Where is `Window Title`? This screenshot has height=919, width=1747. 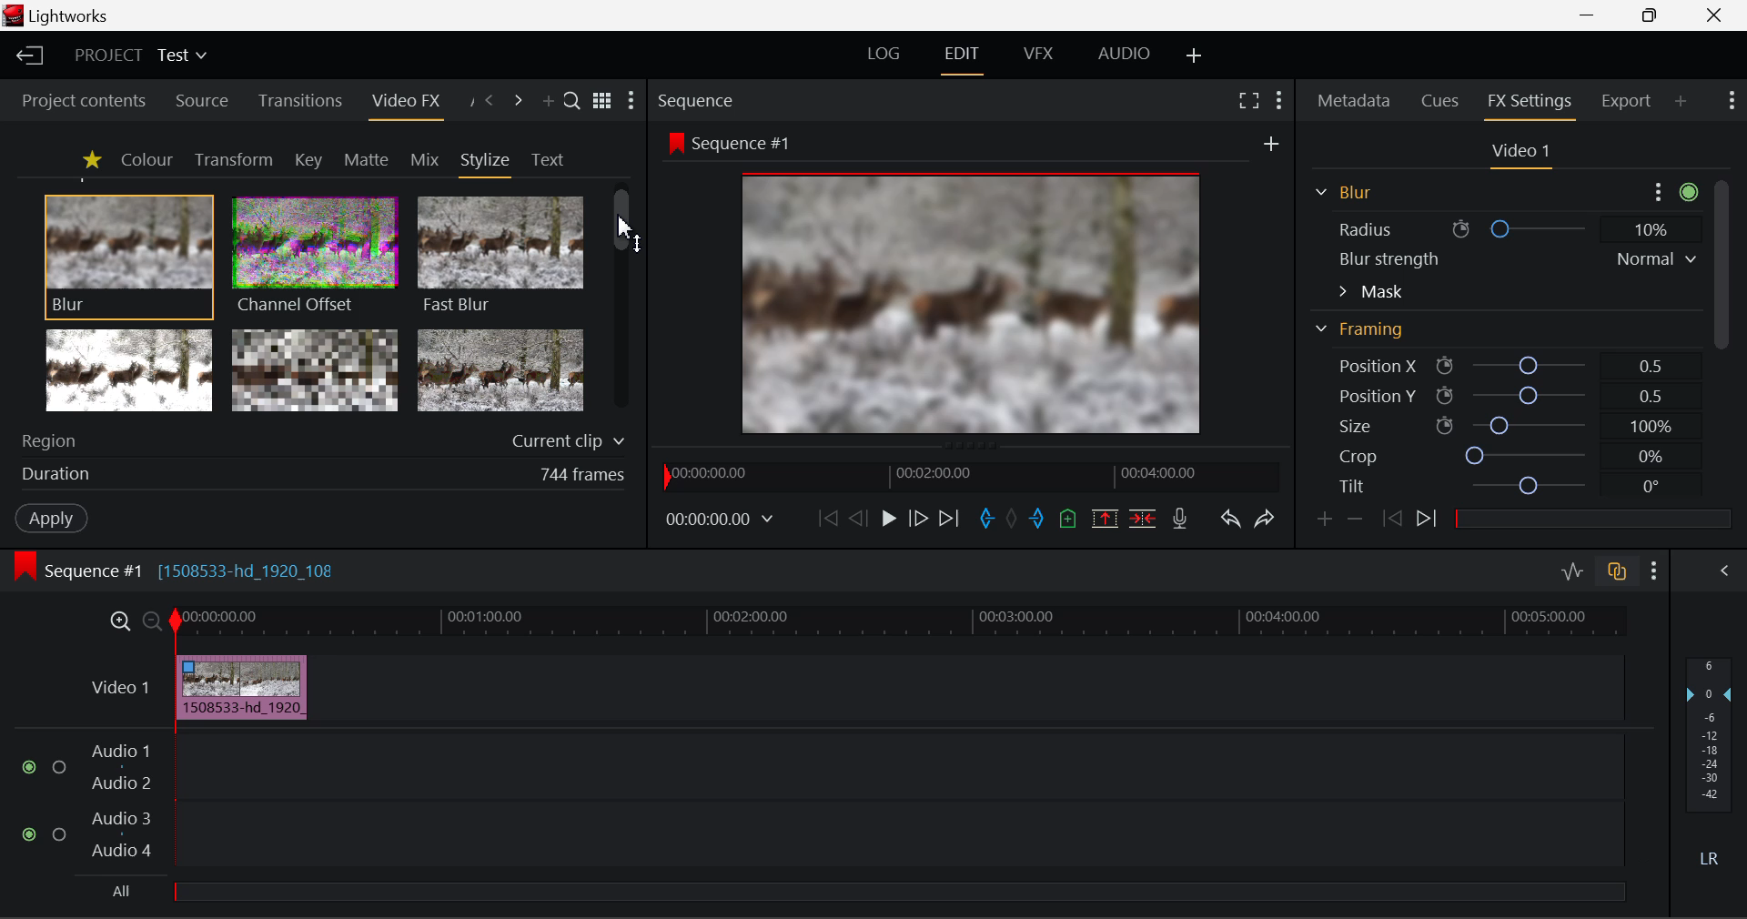 Window Title is located at coordinates (62, 16).